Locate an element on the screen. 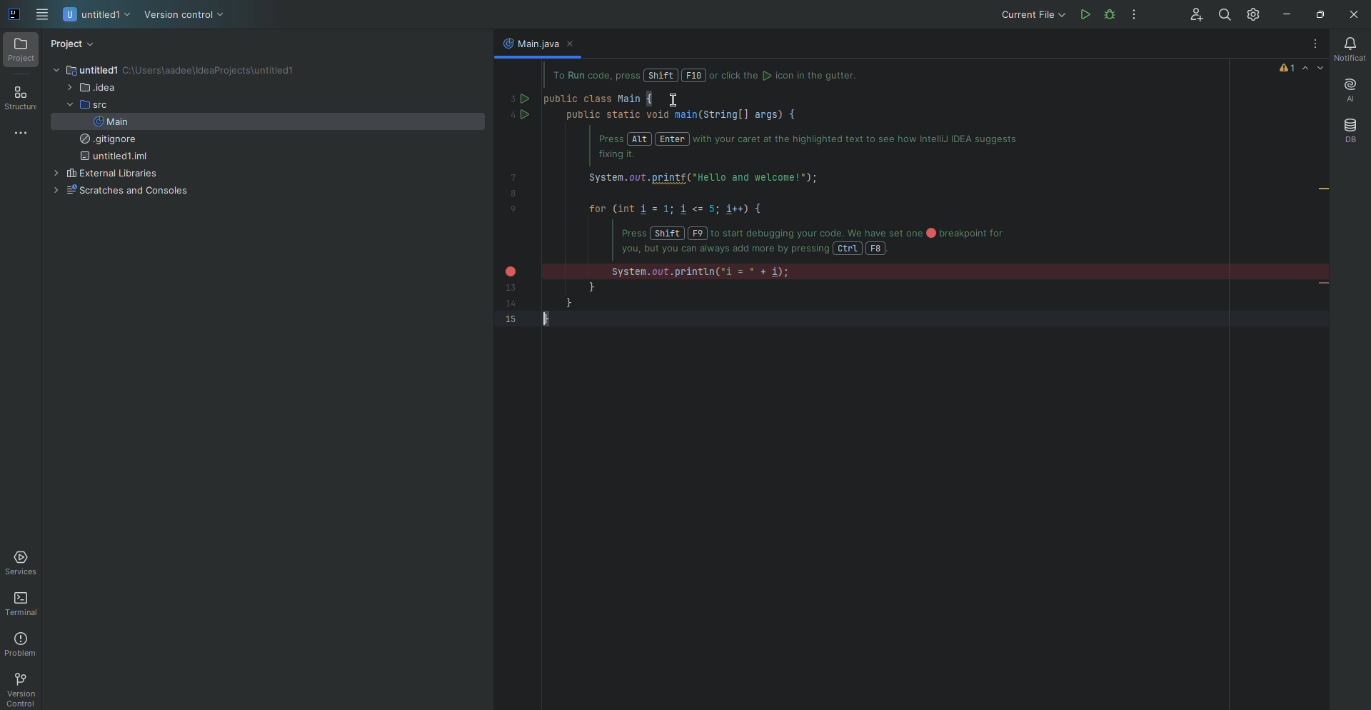 The height and width of the screenshot is (710, 1371). cursor is located at coordinates (673, 102).